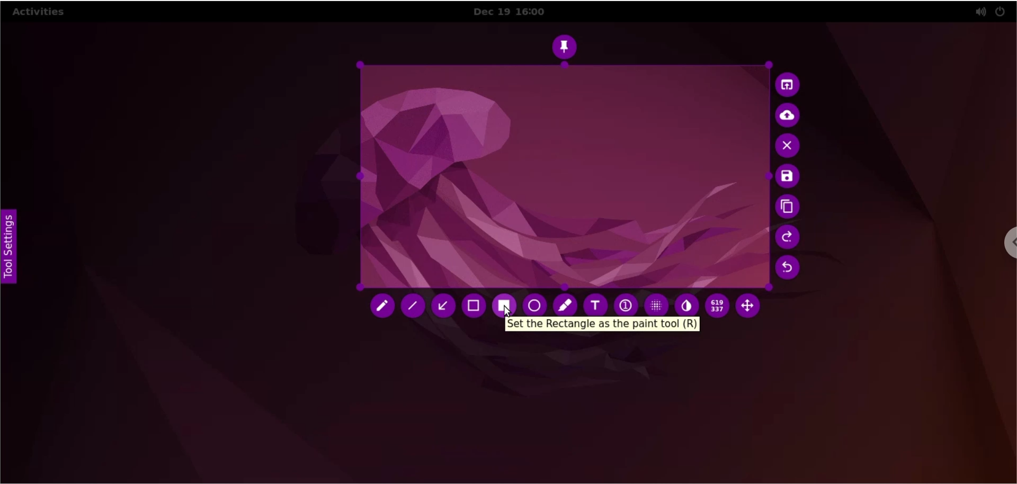  Describe the element at coordinates (789, 147) in the screenshot. I see `cancel capture` at that location.